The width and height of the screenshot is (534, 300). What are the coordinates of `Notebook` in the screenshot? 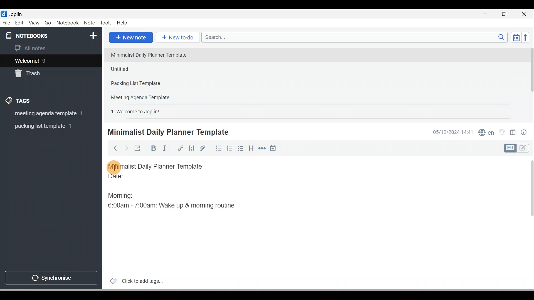 It's located at (67, 23).